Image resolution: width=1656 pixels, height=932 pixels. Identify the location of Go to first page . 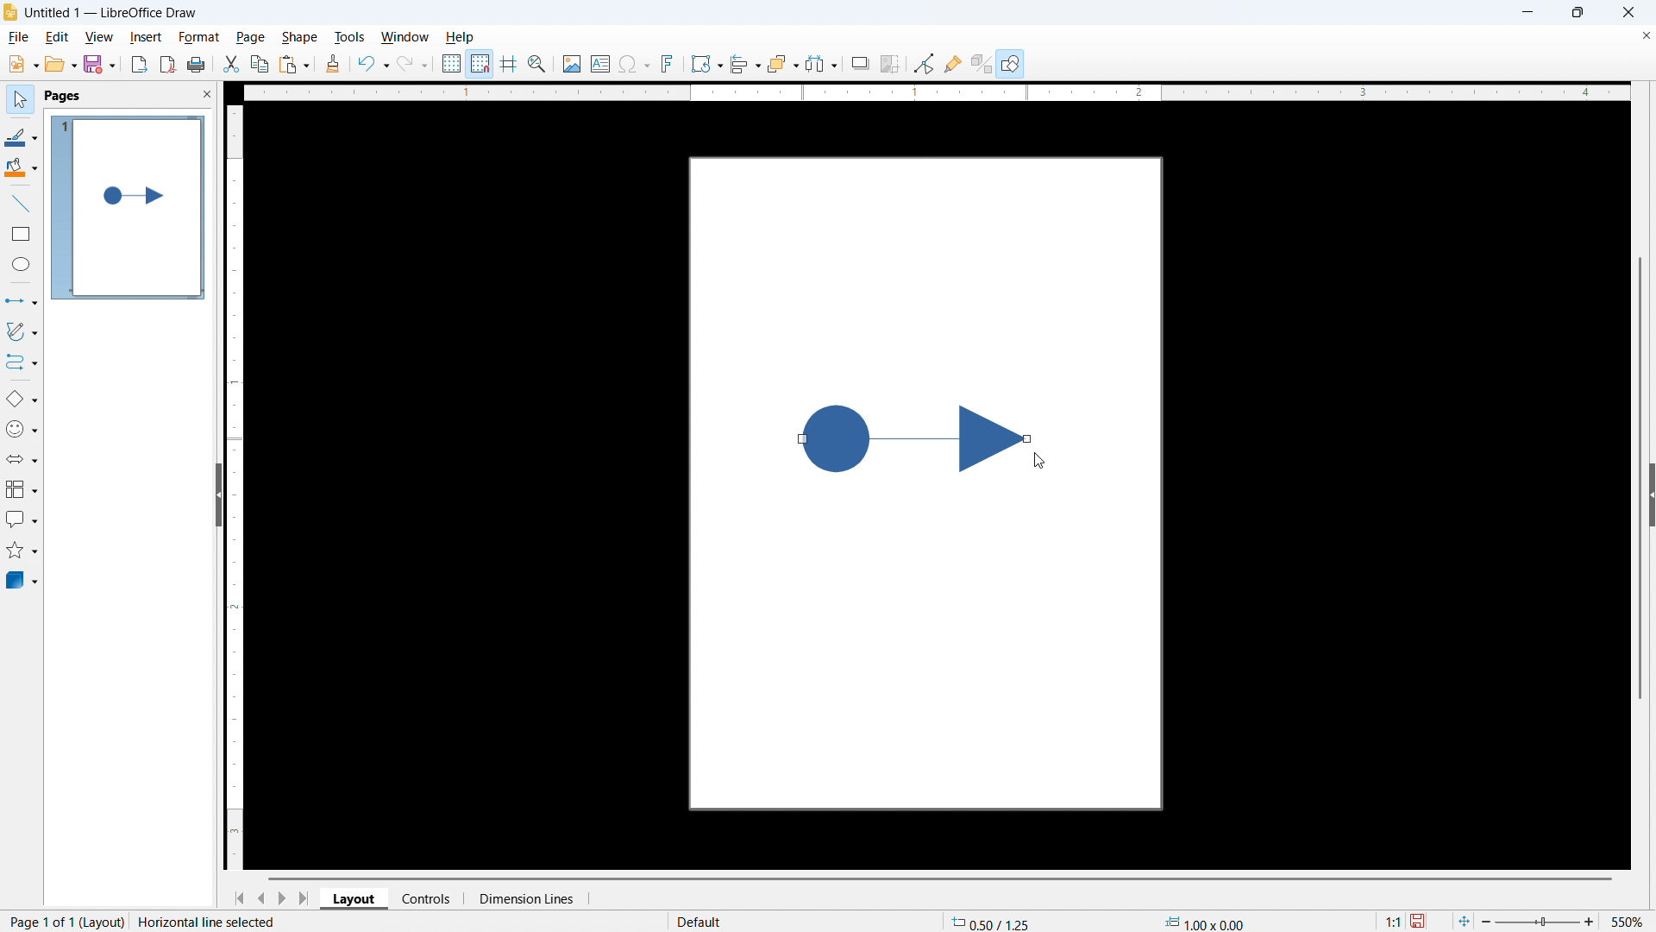
(238, 899).